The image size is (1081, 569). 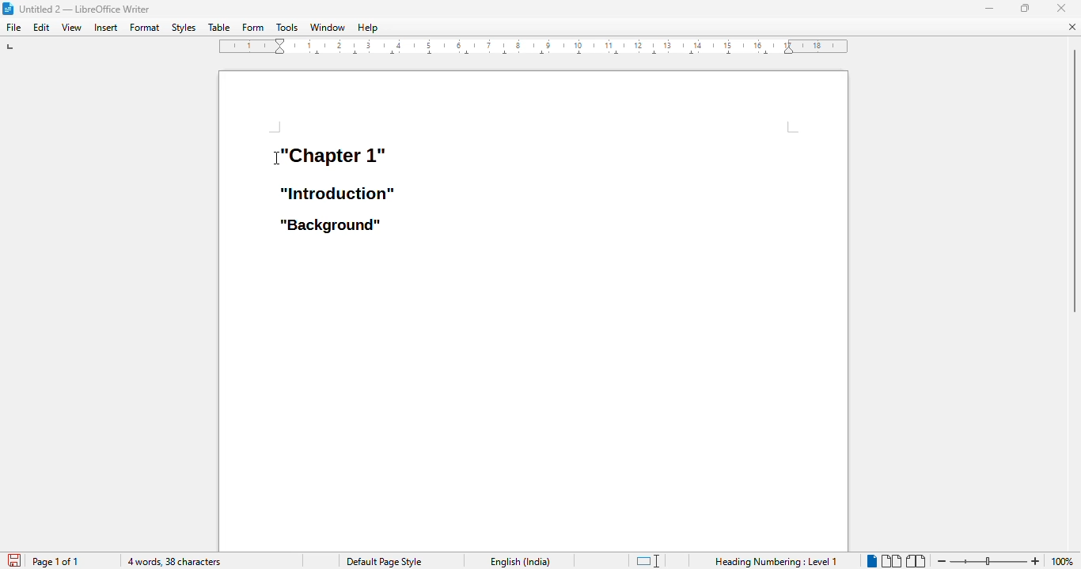 What do you see at coordinates (335, 153) in the screenshot?
I see `heading 1` at bounding box center [335, 153].